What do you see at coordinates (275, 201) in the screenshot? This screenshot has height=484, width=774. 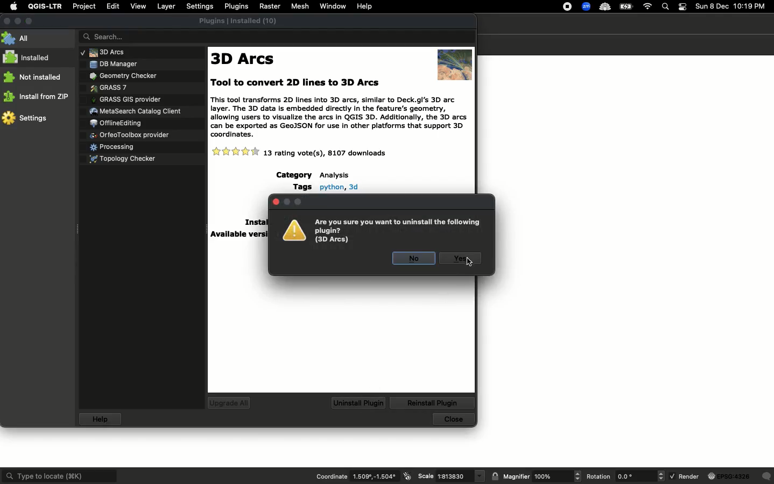 I see `close` at bounding box center [275, 201].